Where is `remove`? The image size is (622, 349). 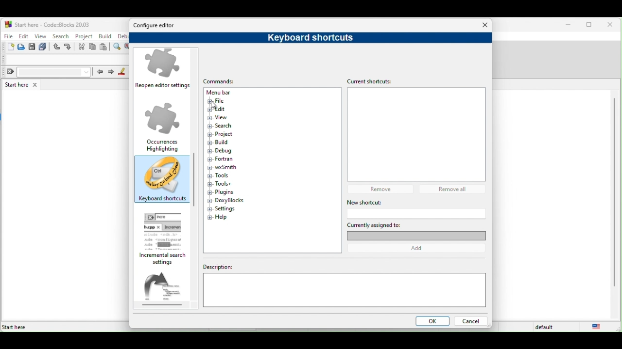 remove is located at coordinates (383, 189).